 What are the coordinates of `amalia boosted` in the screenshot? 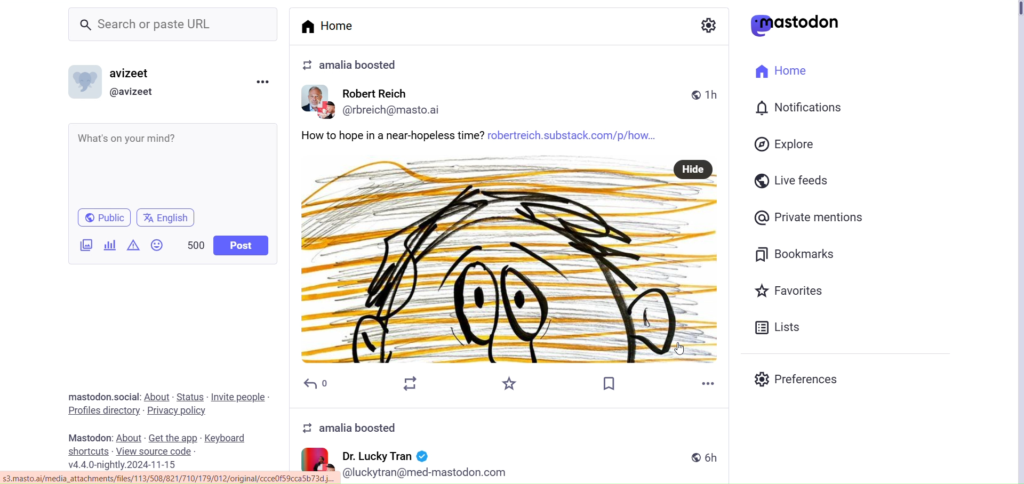 It's located at (351, 65).